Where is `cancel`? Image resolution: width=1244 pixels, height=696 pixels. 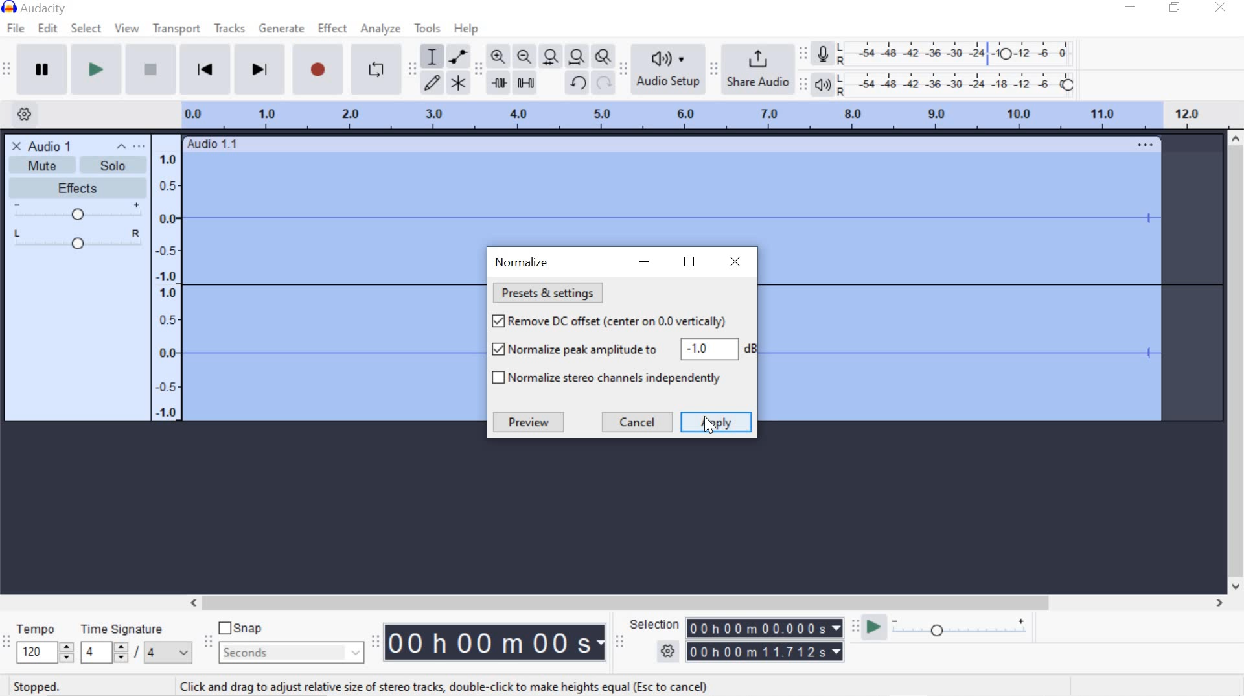
cancel is located at coordinates (639, 422).